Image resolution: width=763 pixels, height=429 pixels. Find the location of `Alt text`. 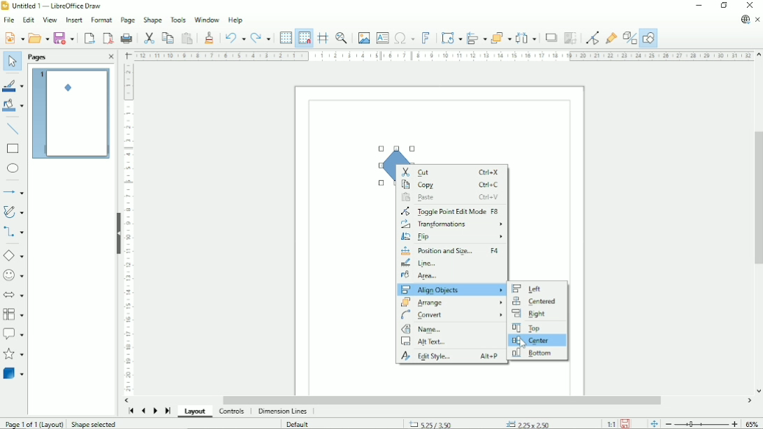

Alt text is located at coordinates (427, 342).